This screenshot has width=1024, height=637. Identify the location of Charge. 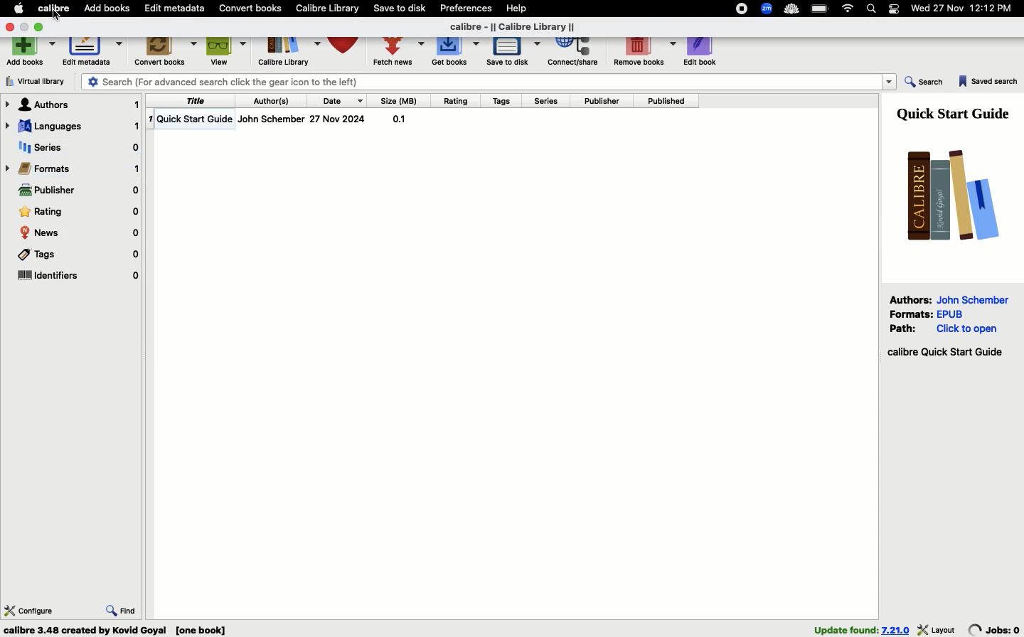
(821, 9).